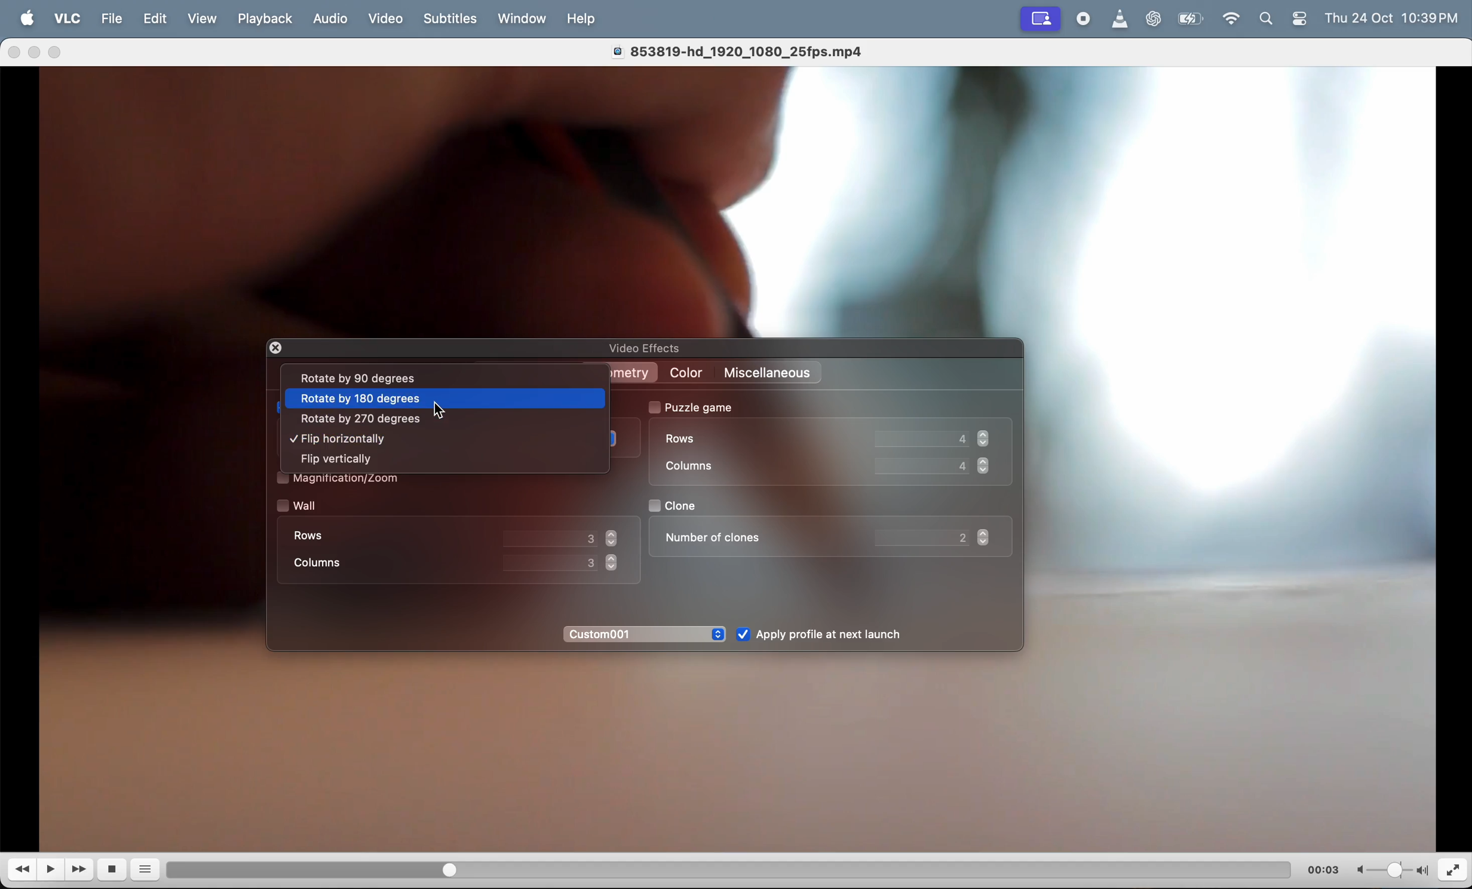  I want to click on check box, so click(280, 477).